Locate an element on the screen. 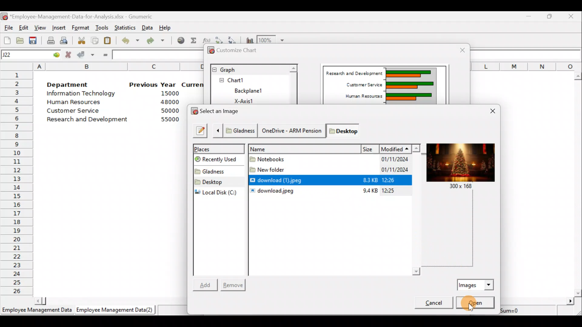 The width and height of the screenshot is (582, 327). Scroll bar is located at coordinates (420, 209).